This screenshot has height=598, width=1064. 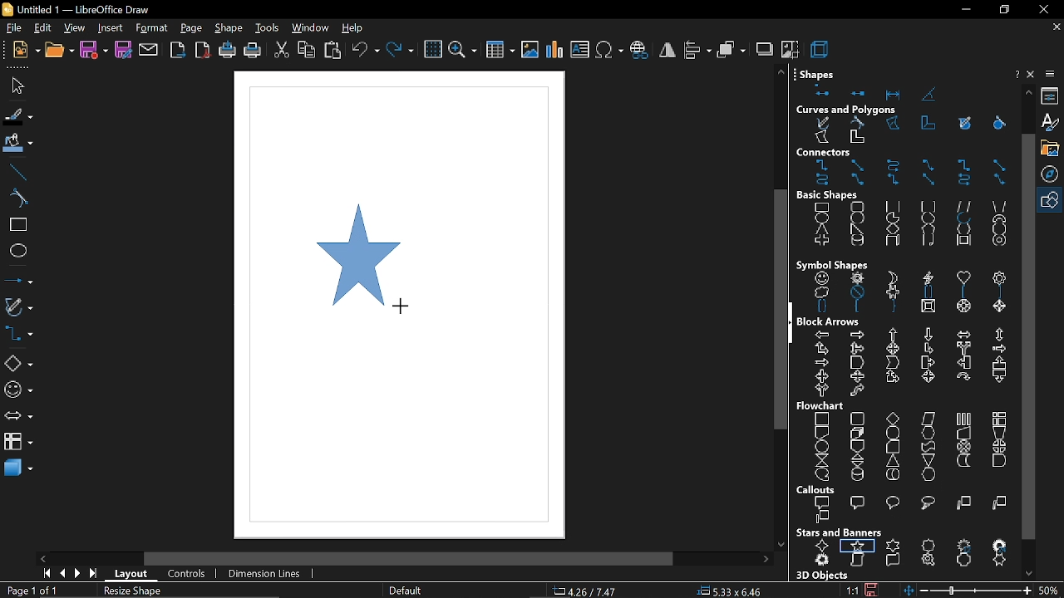 What do you see at coordinates (1052, 200) in the screenshot?
I see `basic shapes` at bounding box center [1052, 200].